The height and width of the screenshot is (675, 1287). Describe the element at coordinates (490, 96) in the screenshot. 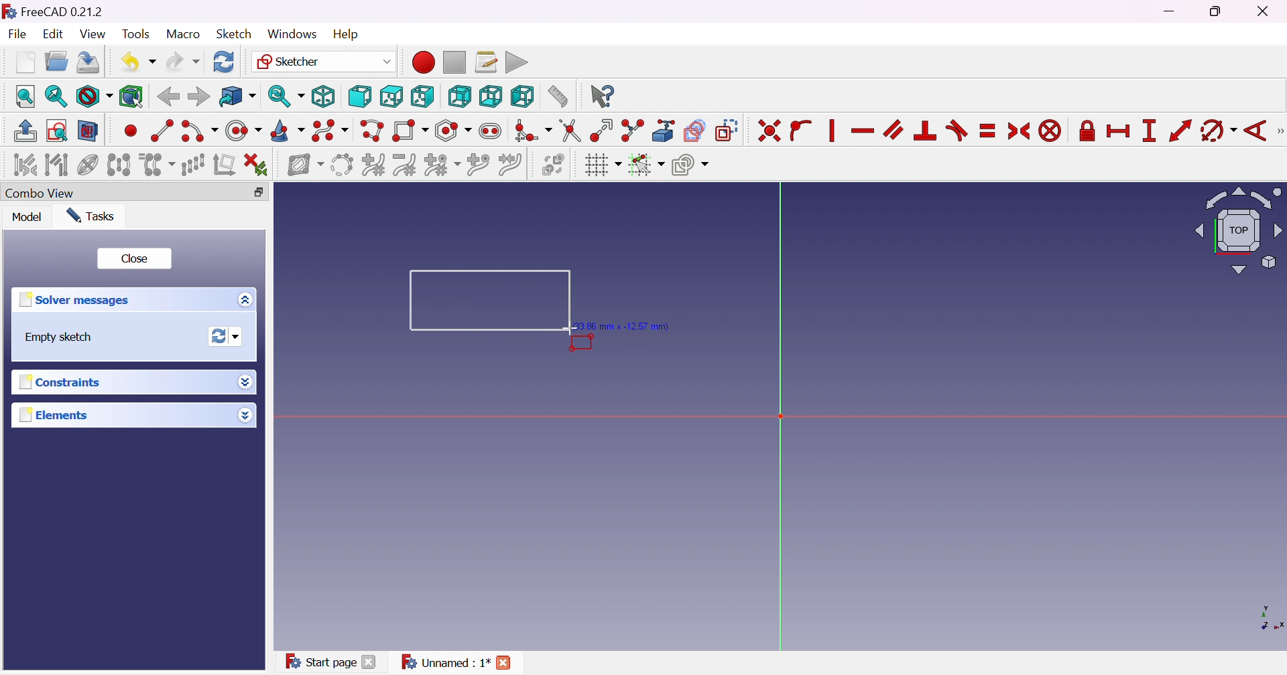

I see `Bottom` at that location.